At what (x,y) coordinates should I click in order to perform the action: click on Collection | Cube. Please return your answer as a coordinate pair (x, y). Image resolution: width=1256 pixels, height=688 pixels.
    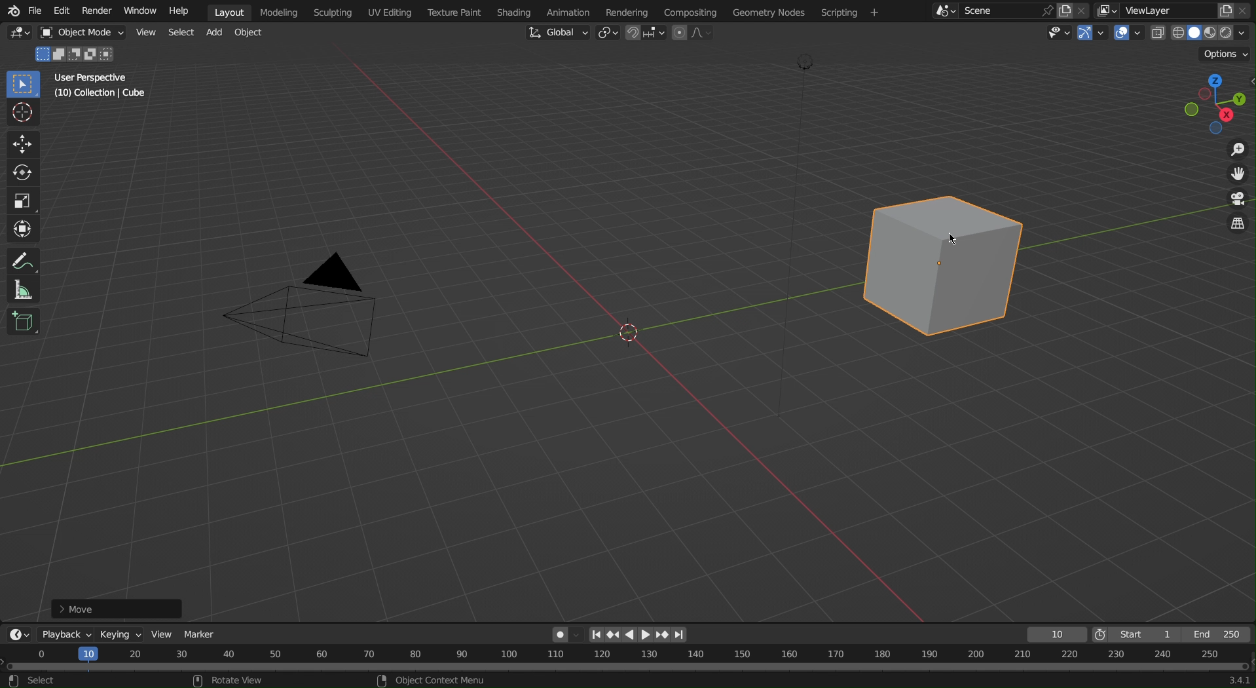
    Looking at the image, I should click on (102, 95).